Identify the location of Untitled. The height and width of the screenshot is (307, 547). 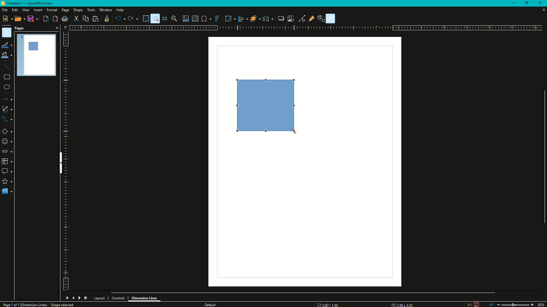
(29, 4).